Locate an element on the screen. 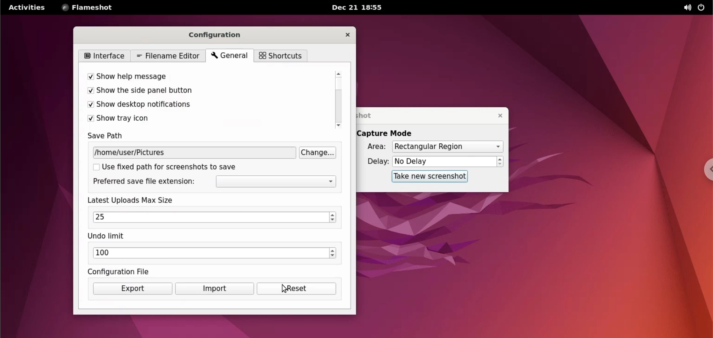 This screenshot has width=713, height=338. reset  is located at coordinates (297, 289).